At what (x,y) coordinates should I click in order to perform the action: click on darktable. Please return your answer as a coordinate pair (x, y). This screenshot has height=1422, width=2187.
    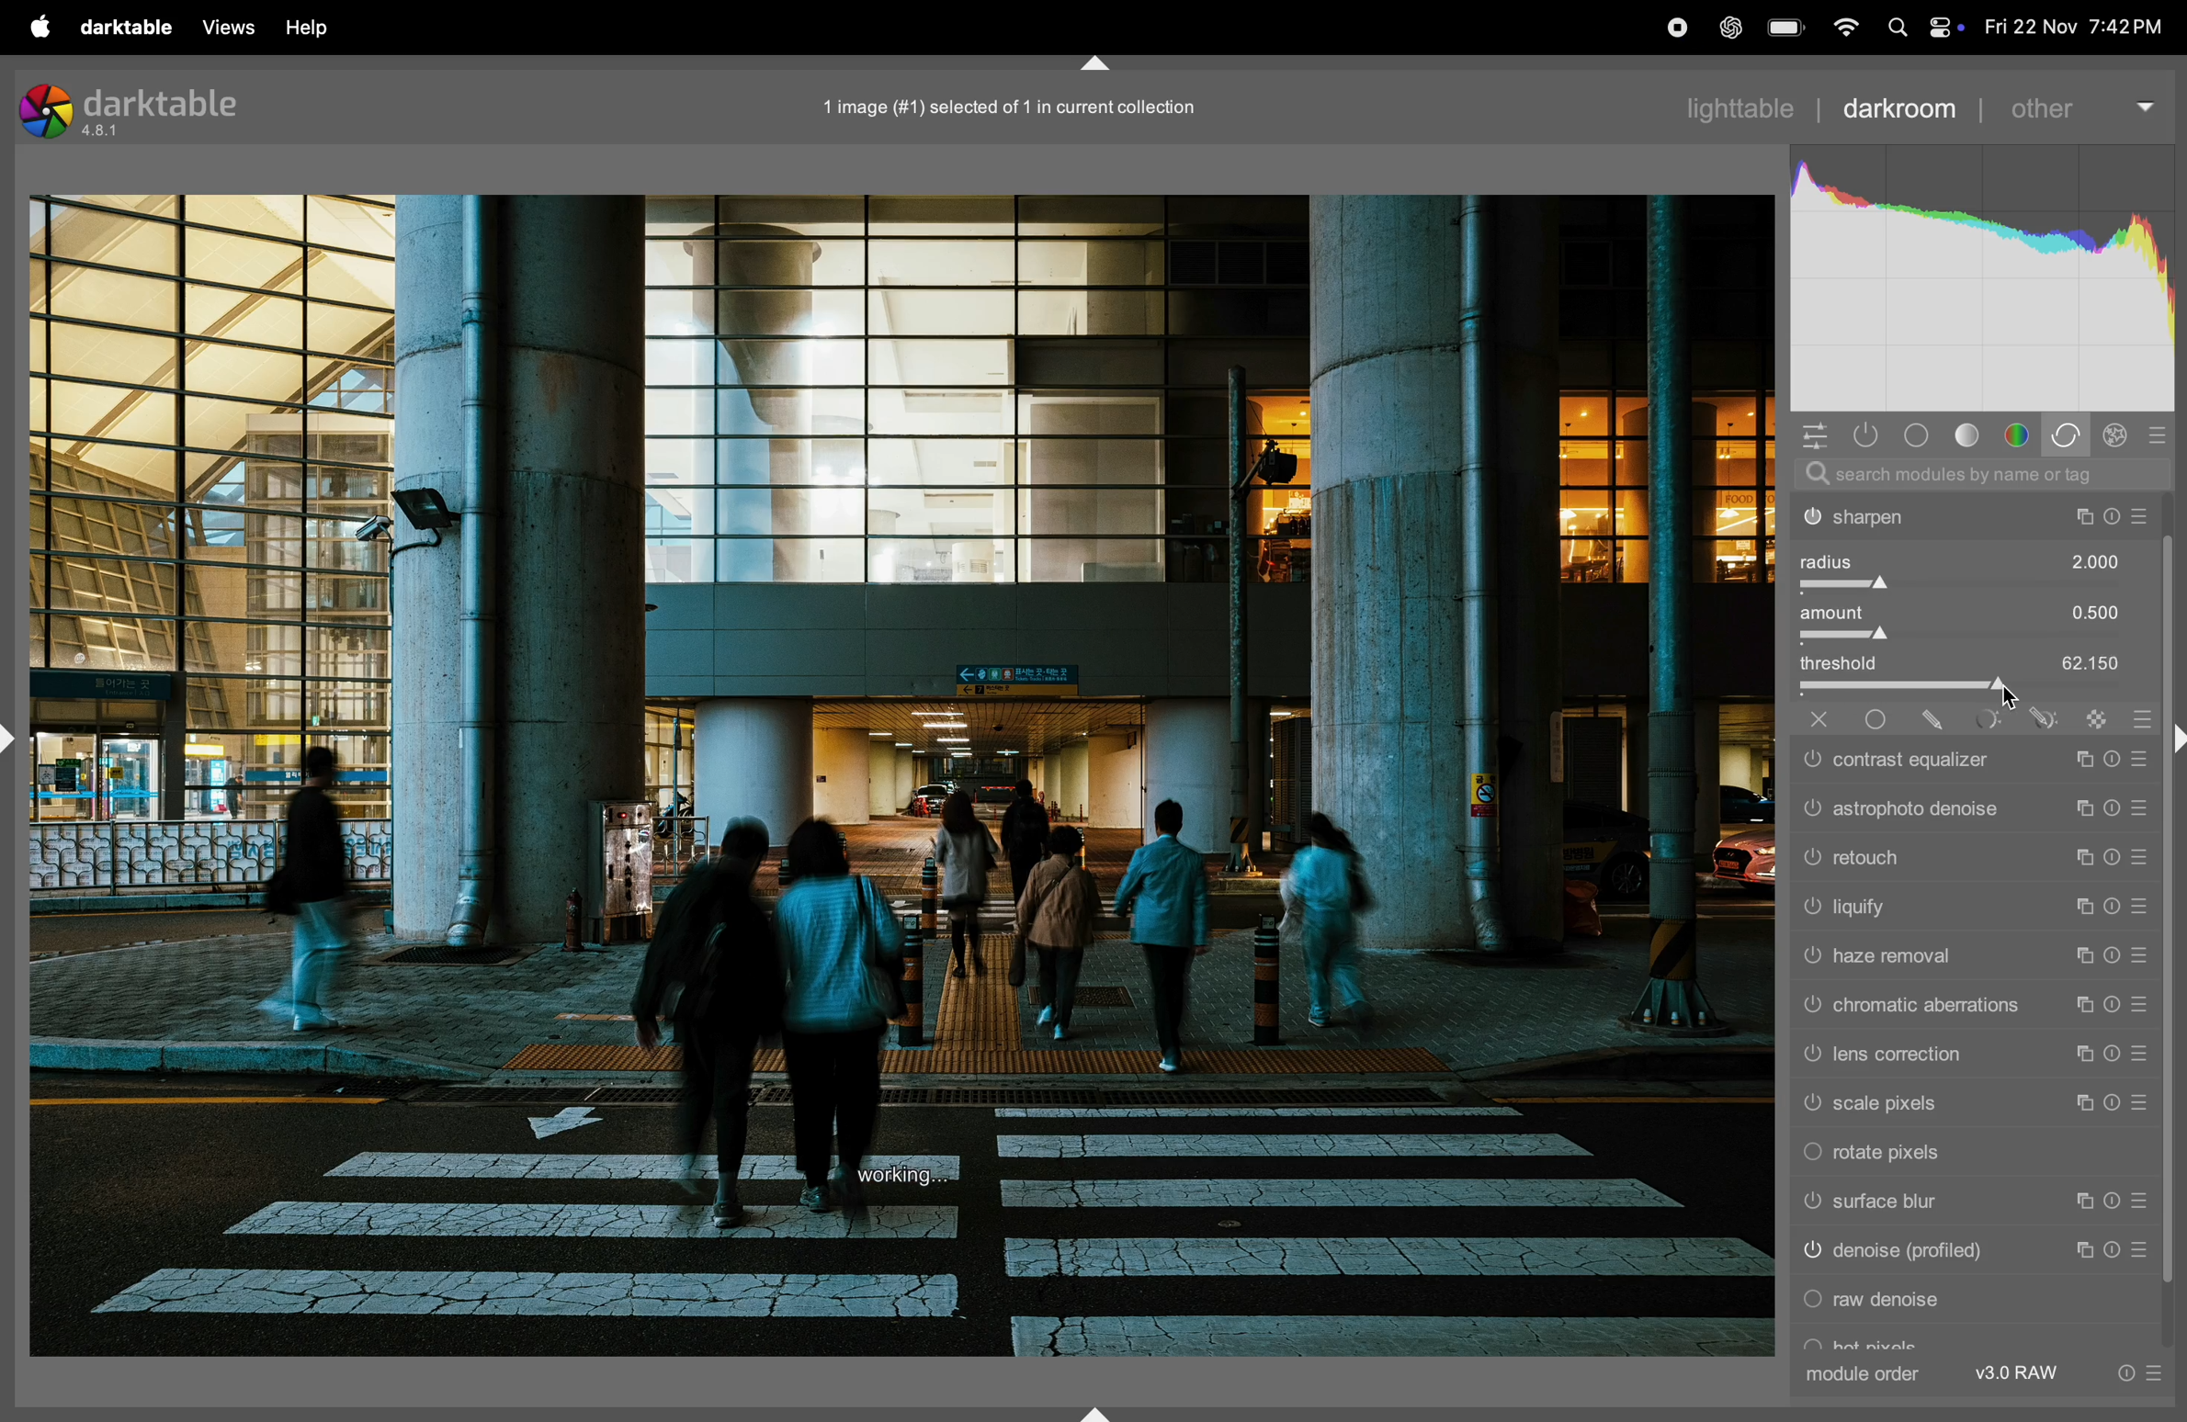
    Looking at the image, I should click on (125, 28).